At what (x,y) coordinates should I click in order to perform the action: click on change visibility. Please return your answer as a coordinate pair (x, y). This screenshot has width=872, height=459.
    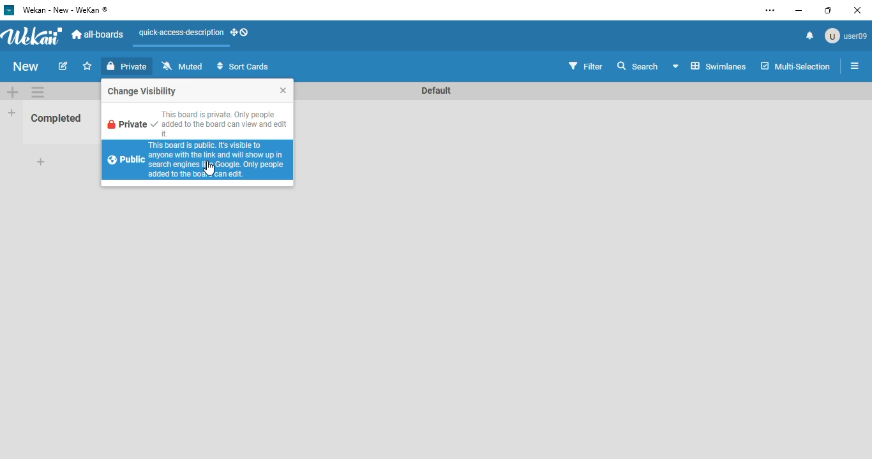
    Looking at the image, I should click on (142, 91).